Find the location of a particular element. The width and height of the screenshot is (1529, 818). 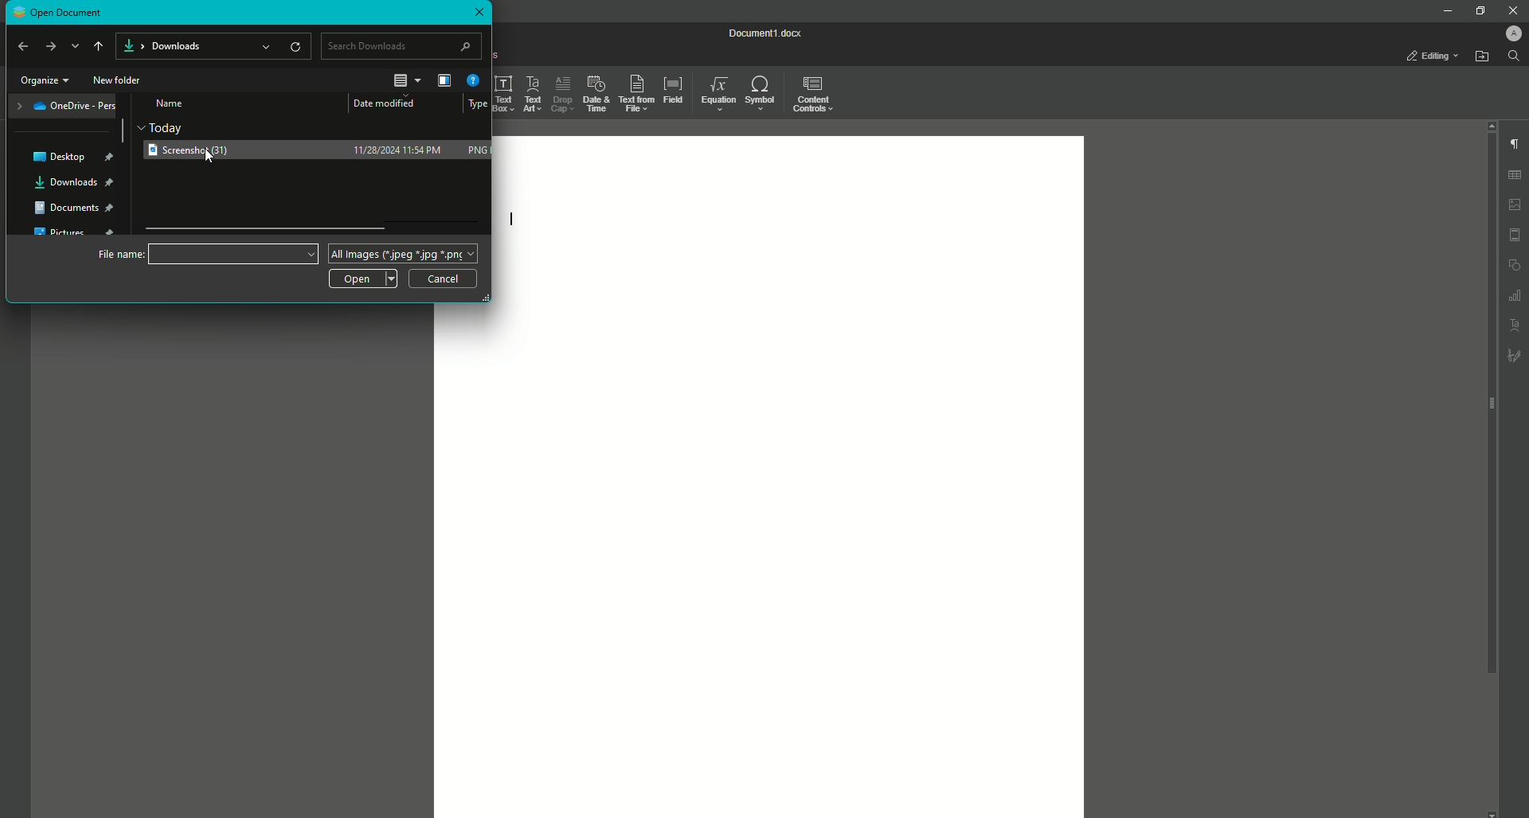

Forward is located at coordinates (51, 48).